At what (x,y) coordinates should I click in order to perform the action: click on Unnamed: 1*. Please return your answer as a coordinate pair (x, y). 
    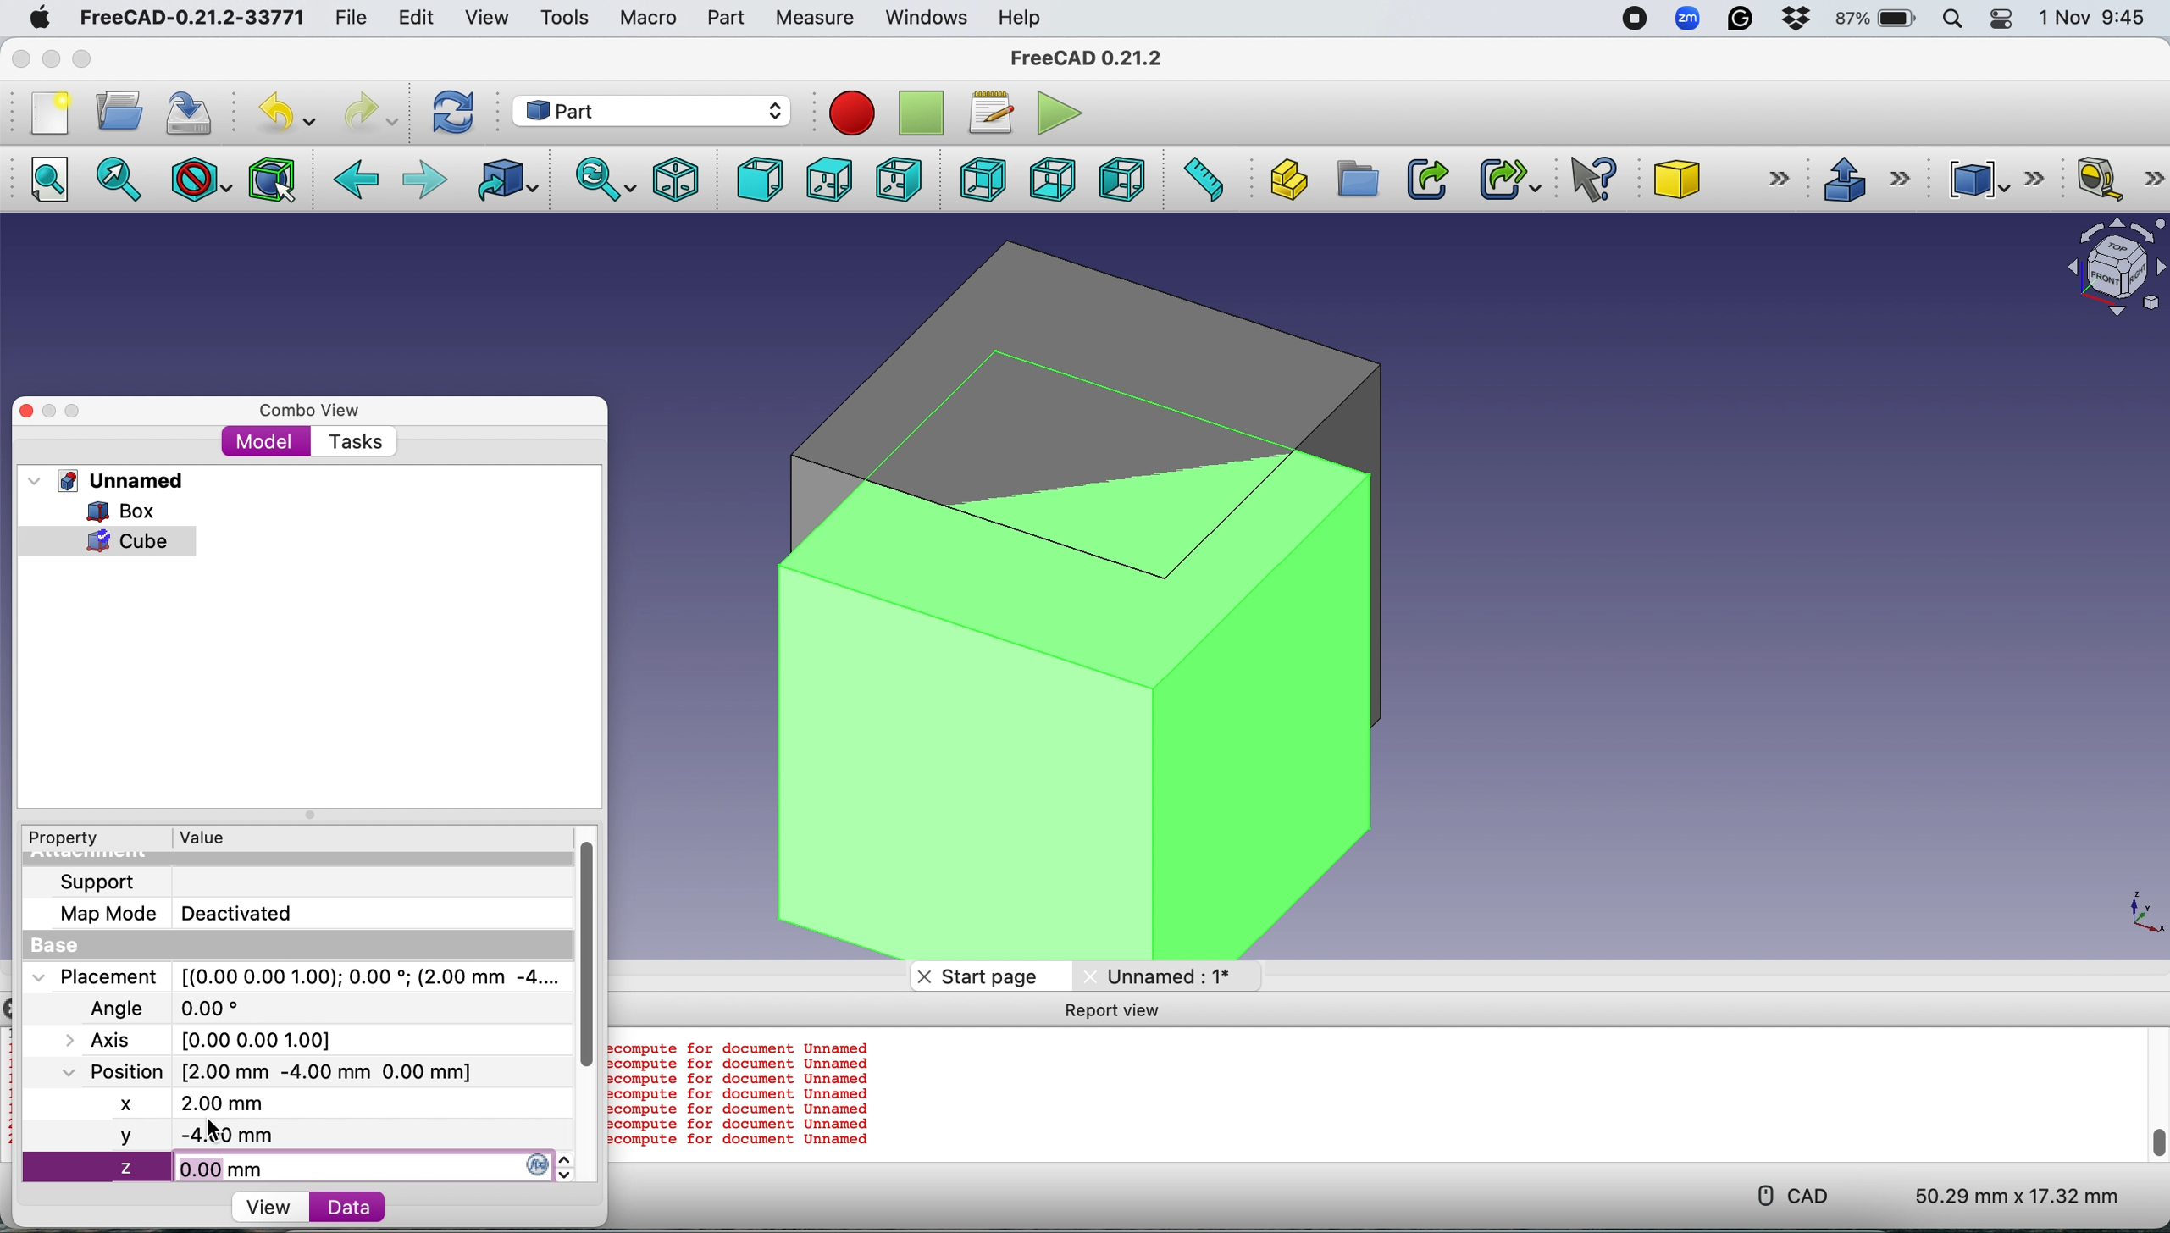
    Looking at the image, I should click on (1176, 976).